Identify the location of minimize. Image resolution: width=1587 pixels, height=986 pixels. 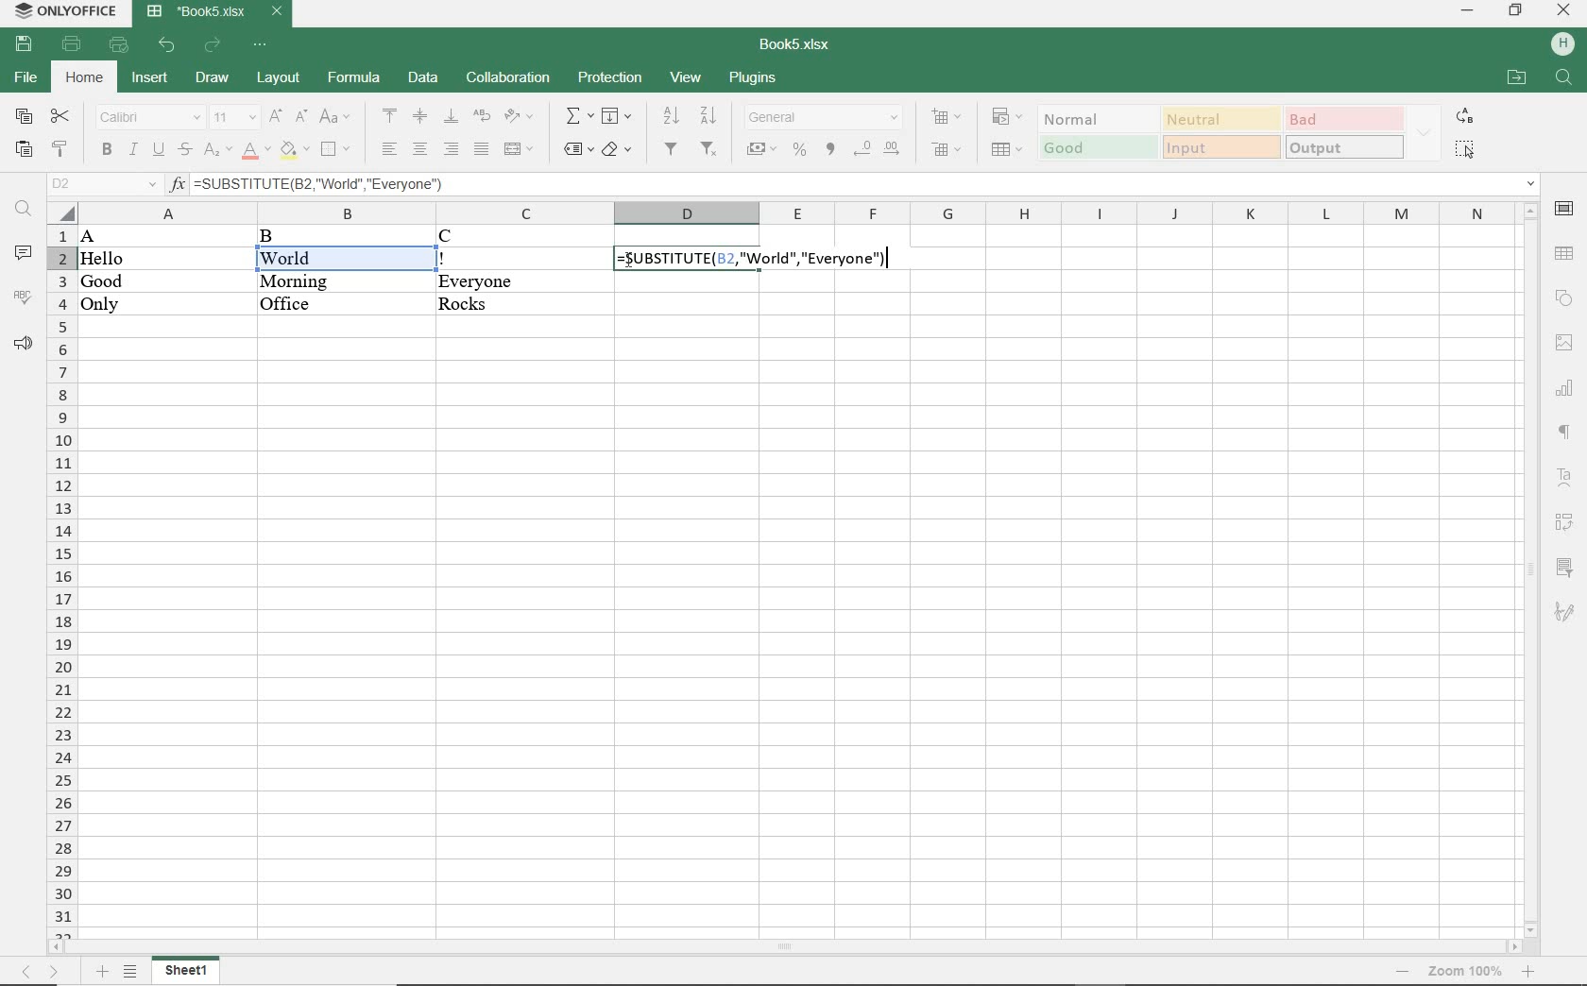
(1471, 12).